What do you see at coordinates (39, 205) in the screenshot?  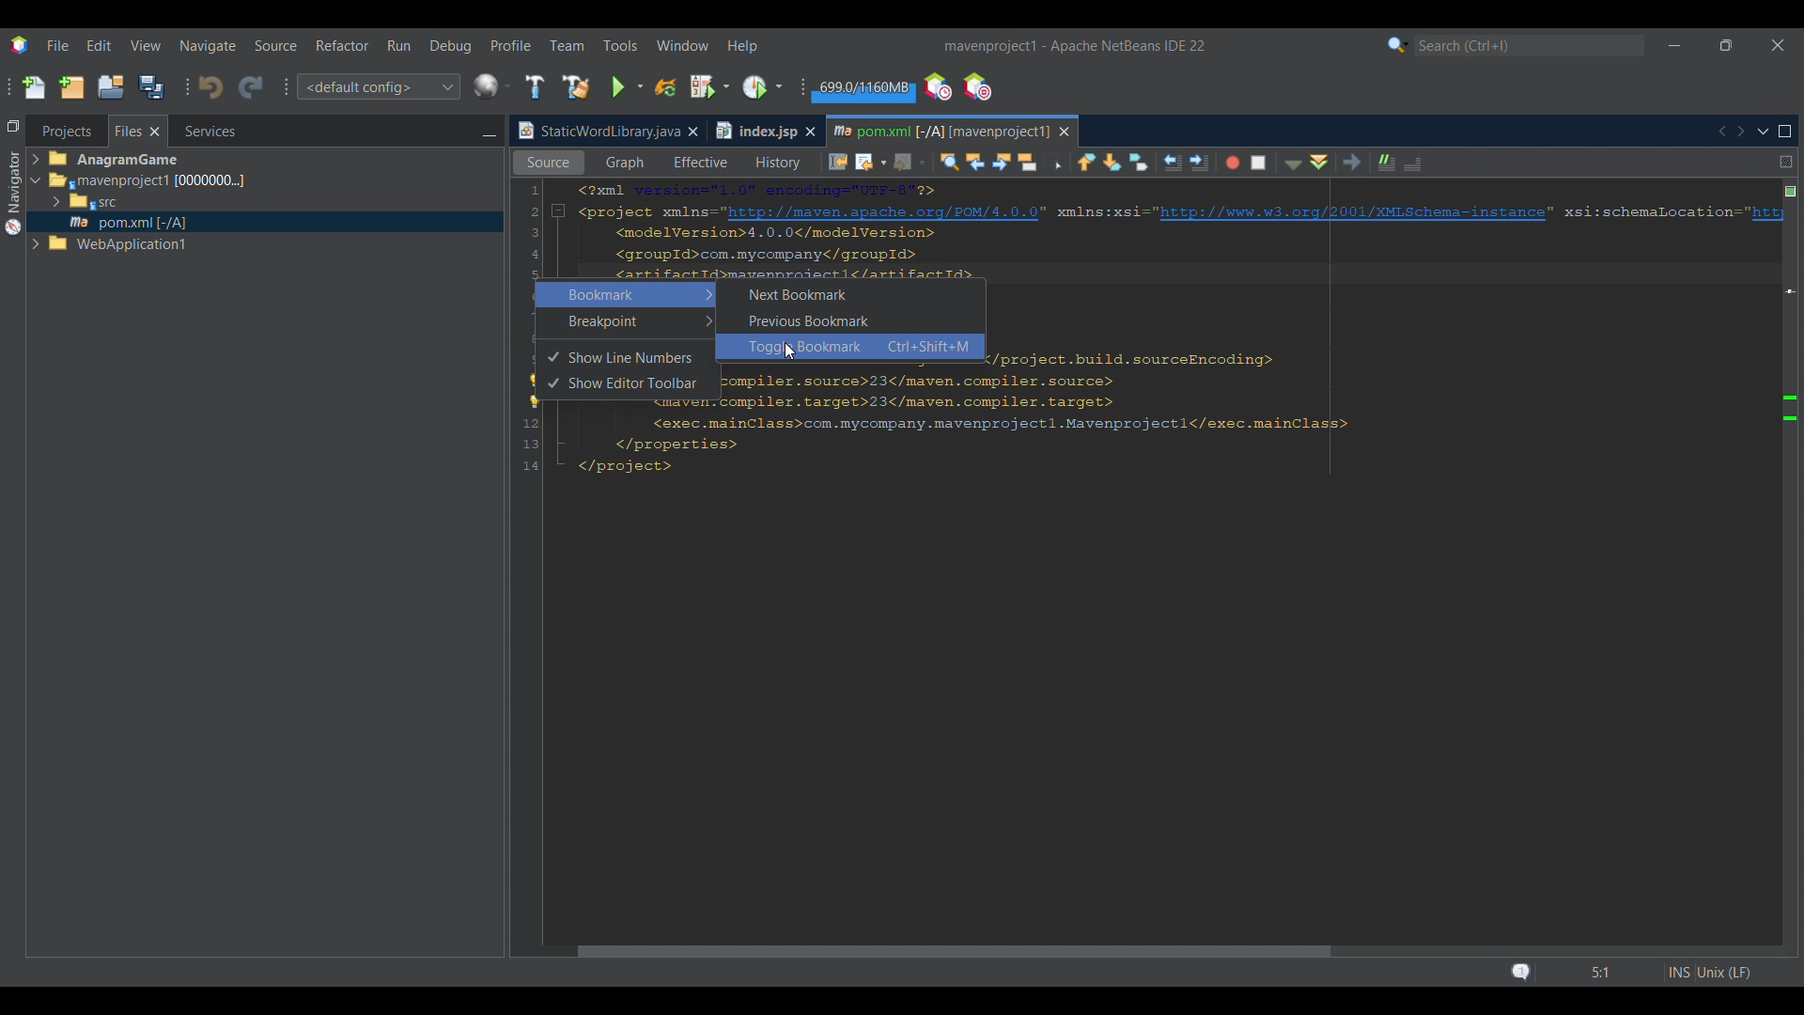 I see `Expand` at bounding box center [39, 205].